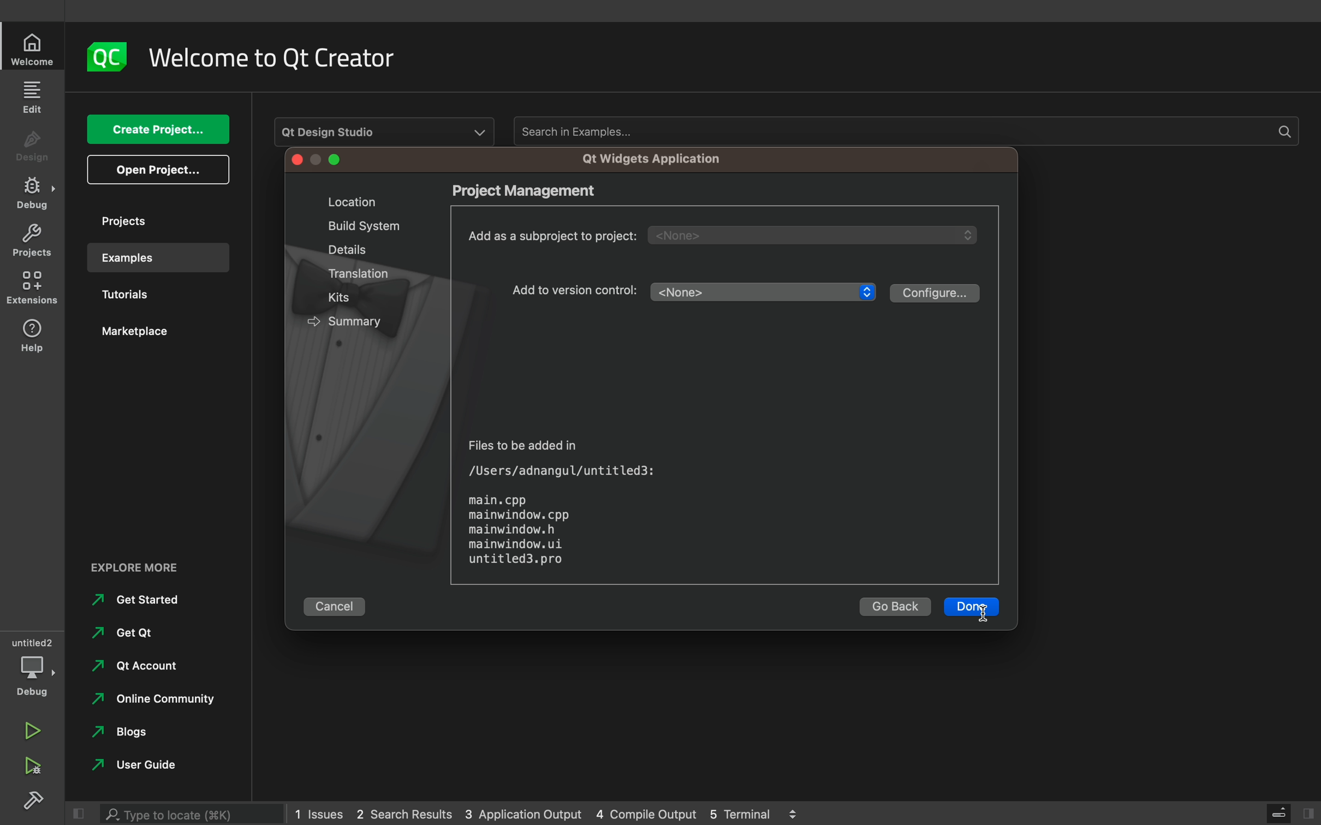 Image resolution: width=1321 pixels, height=825 pixels. I want to click on start, so click(970, 607).